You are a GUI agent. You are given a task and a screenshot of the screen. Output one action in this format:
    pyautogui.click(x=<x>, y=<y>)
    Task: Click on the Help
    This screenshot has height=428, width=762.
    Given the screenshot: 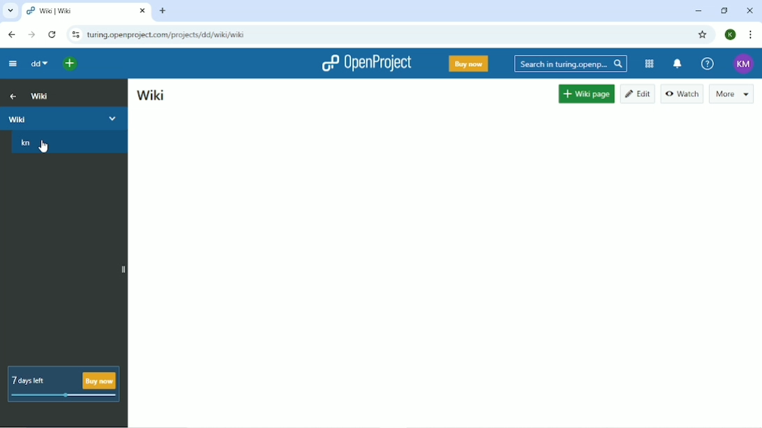 What is the action you would take?
    pyautogui.click(x=708, y=63)
    